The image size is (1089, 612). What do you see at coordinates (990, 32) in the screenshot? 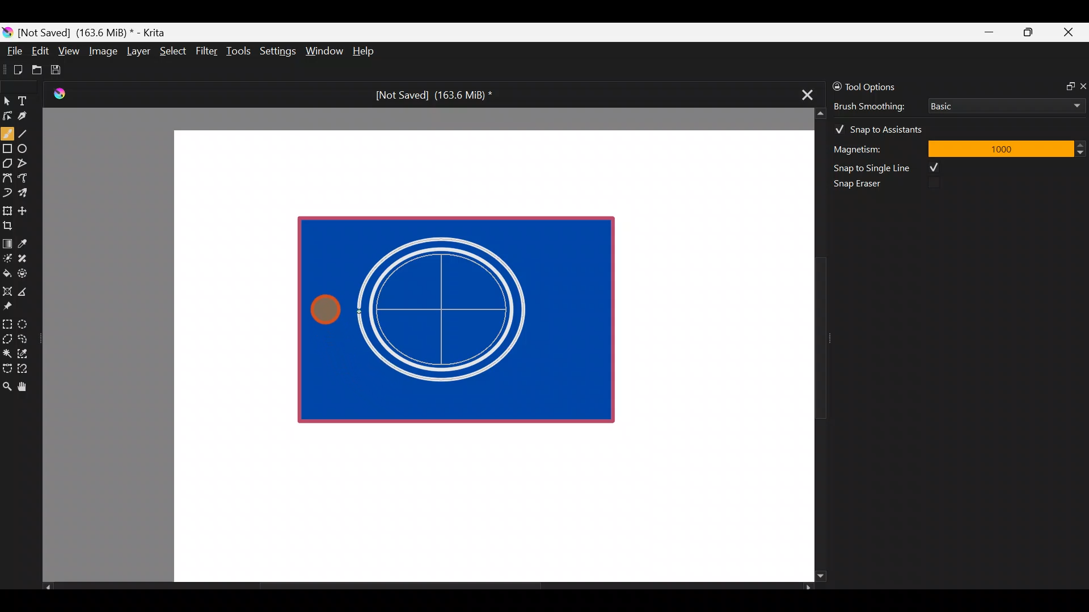
I see `Minimize` at bounding box center [990, 32].